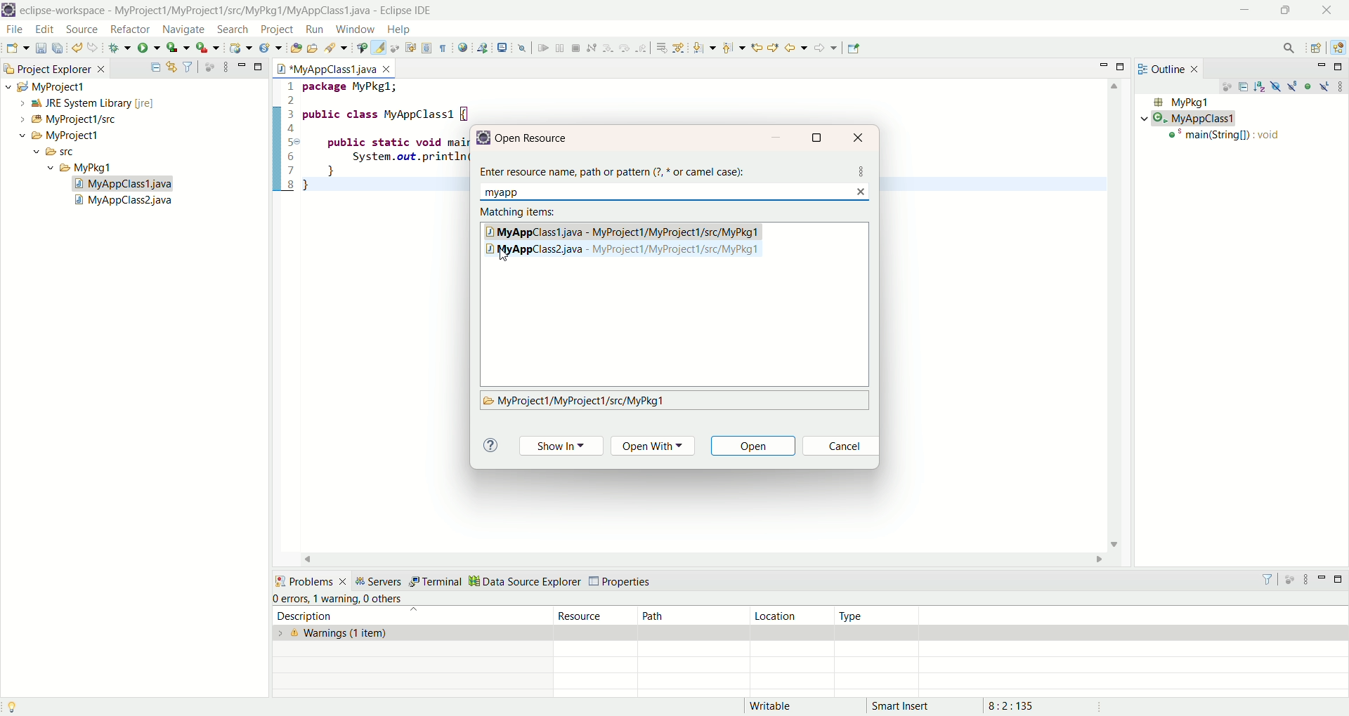  Describe the element at coordinates (656, 447) in the screenshot. I see `open with` at that location.